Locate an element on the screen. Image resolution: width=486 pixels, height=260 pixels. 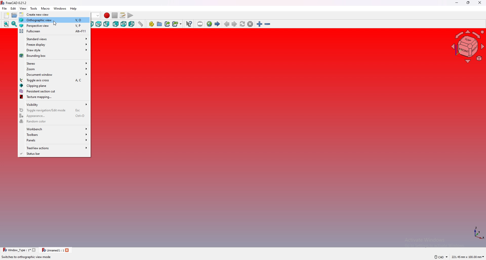
edit is located at coordinates (13, 8).